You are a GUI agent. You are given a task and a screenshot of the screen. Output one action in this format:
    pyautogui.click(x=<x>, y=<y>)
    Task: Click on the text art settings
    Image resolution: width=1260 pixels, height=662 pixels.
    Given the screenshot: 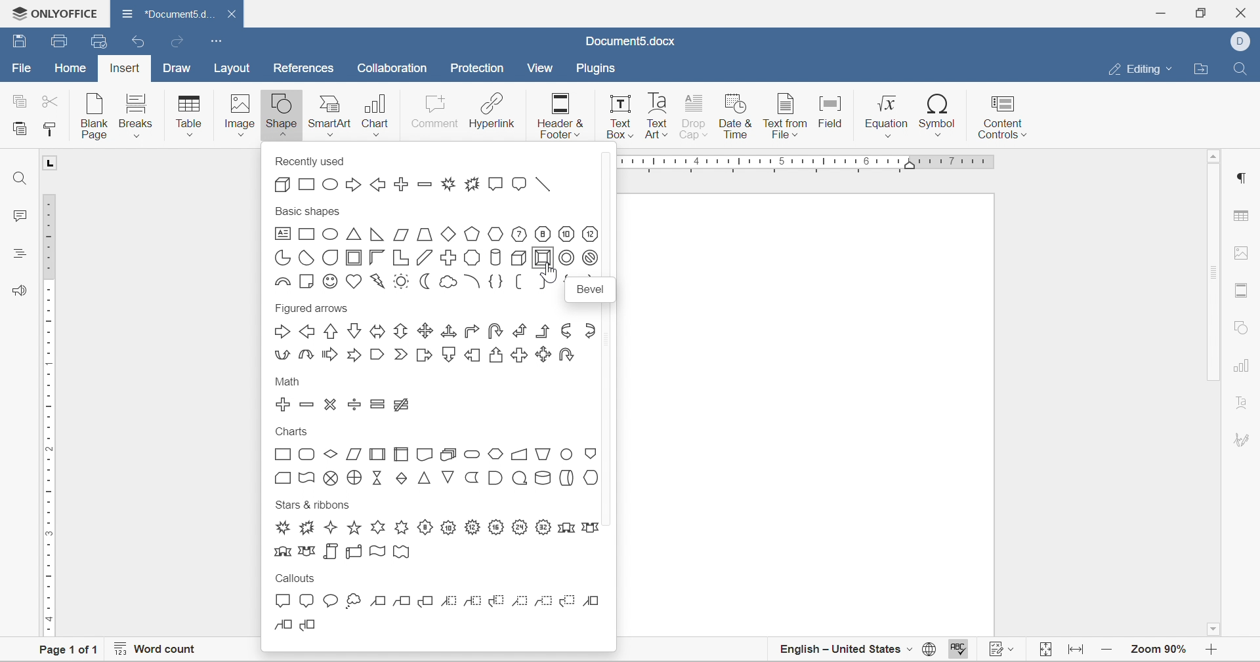 What is the action you would take?
    pyautogui.click(x=1245, y=402)
    